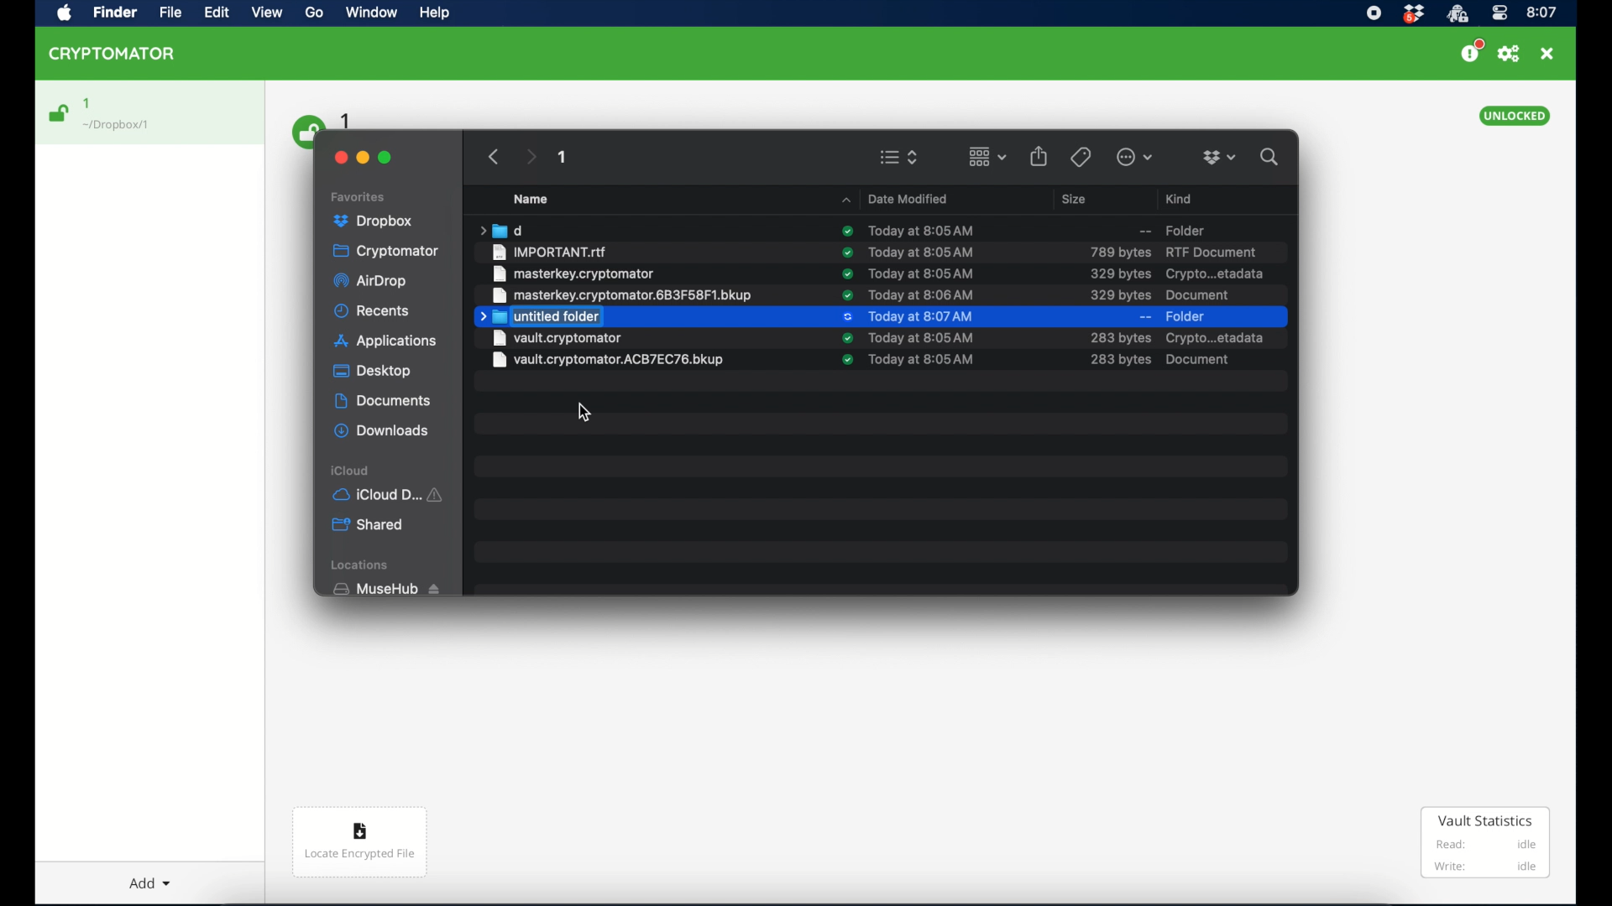  I want to click on shared, so click(369, 525).